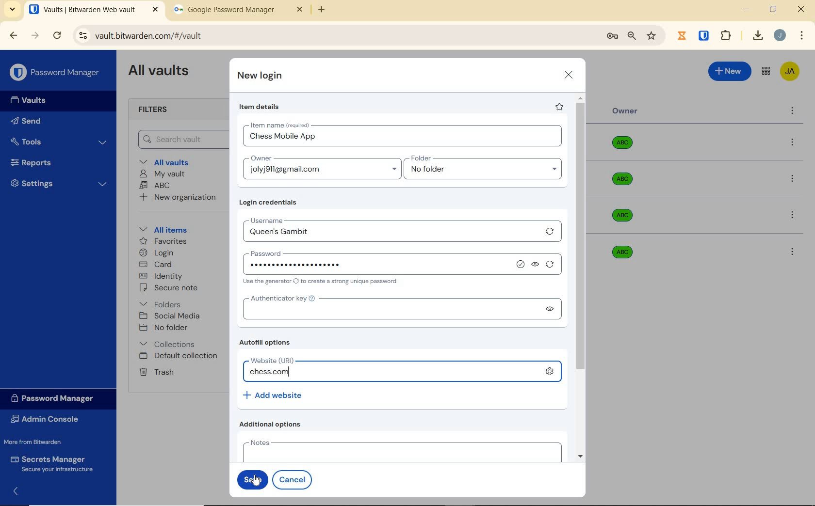 This screenshot has width=815, height=506. I want to click on link, so click(550, 370).